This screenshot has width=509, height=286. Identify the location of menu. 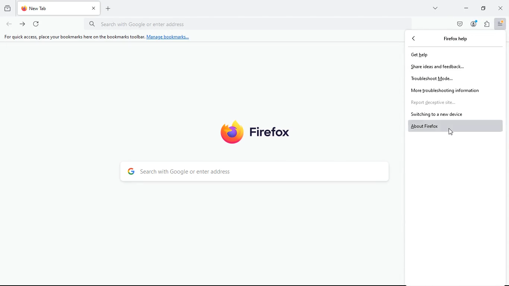
(501, 24).